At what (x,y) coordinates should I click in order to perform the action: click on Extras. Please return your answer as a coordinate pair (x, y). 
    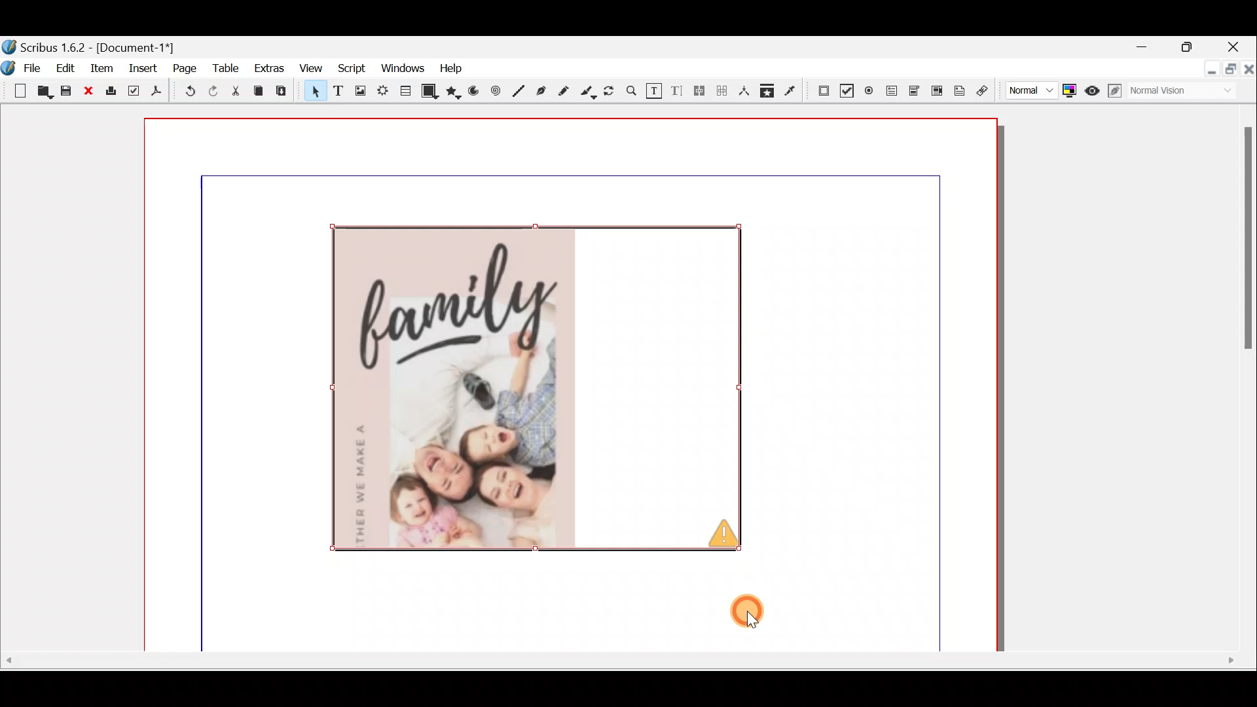
    Looking at the image, I should click on (268, 67).